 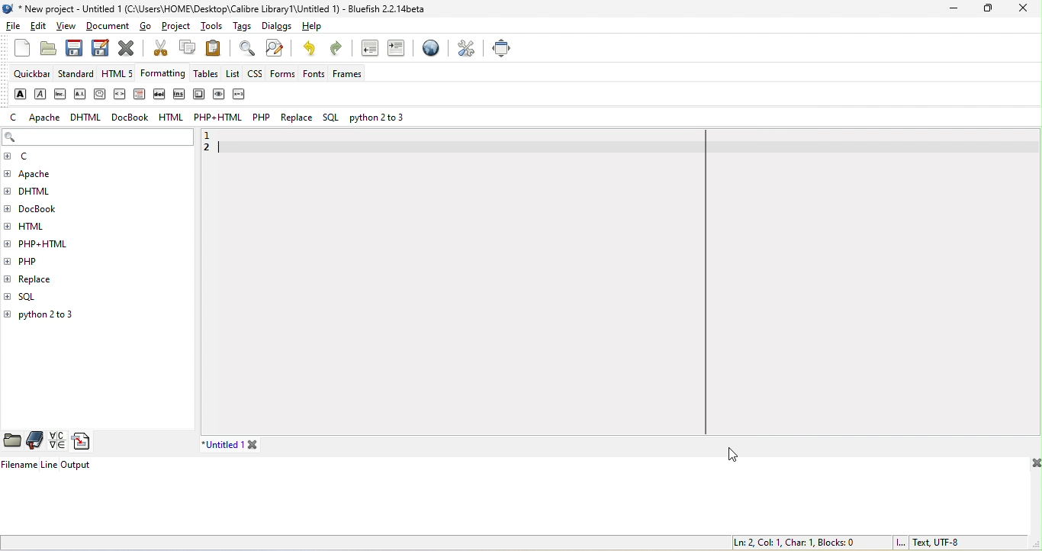 What do you see at coordinates (88, 116) in the screenshot?
I see `dhtml` at bounding box center [88, 116].